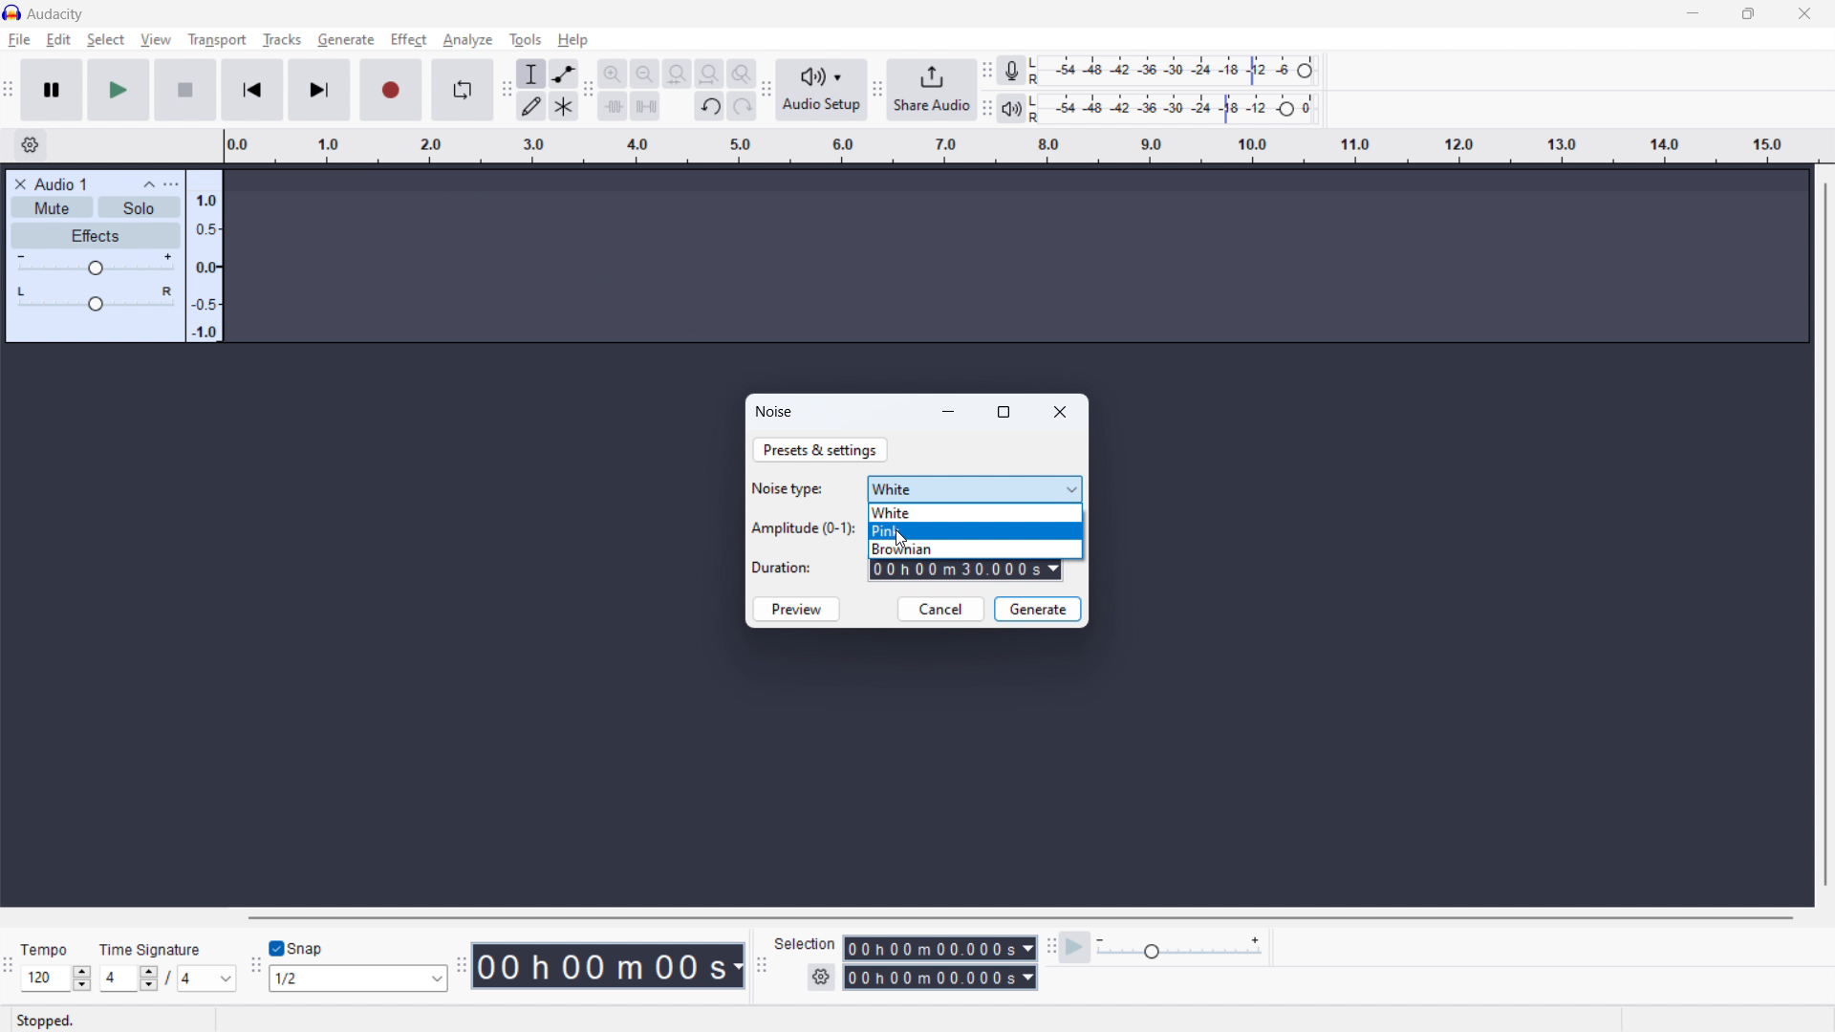 The image size is (1835, 1032). Describe the element at coordinates (940, 948) in the screenshot. I see `start time` at that location.